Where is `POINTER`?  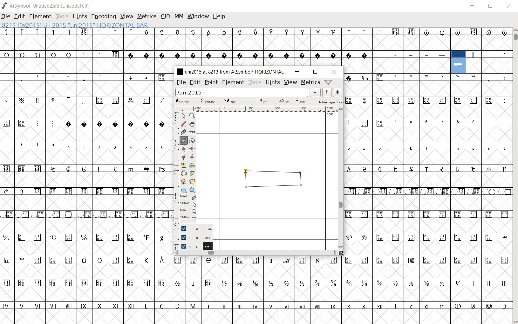
POINTER is located at coordinates (184, 116).